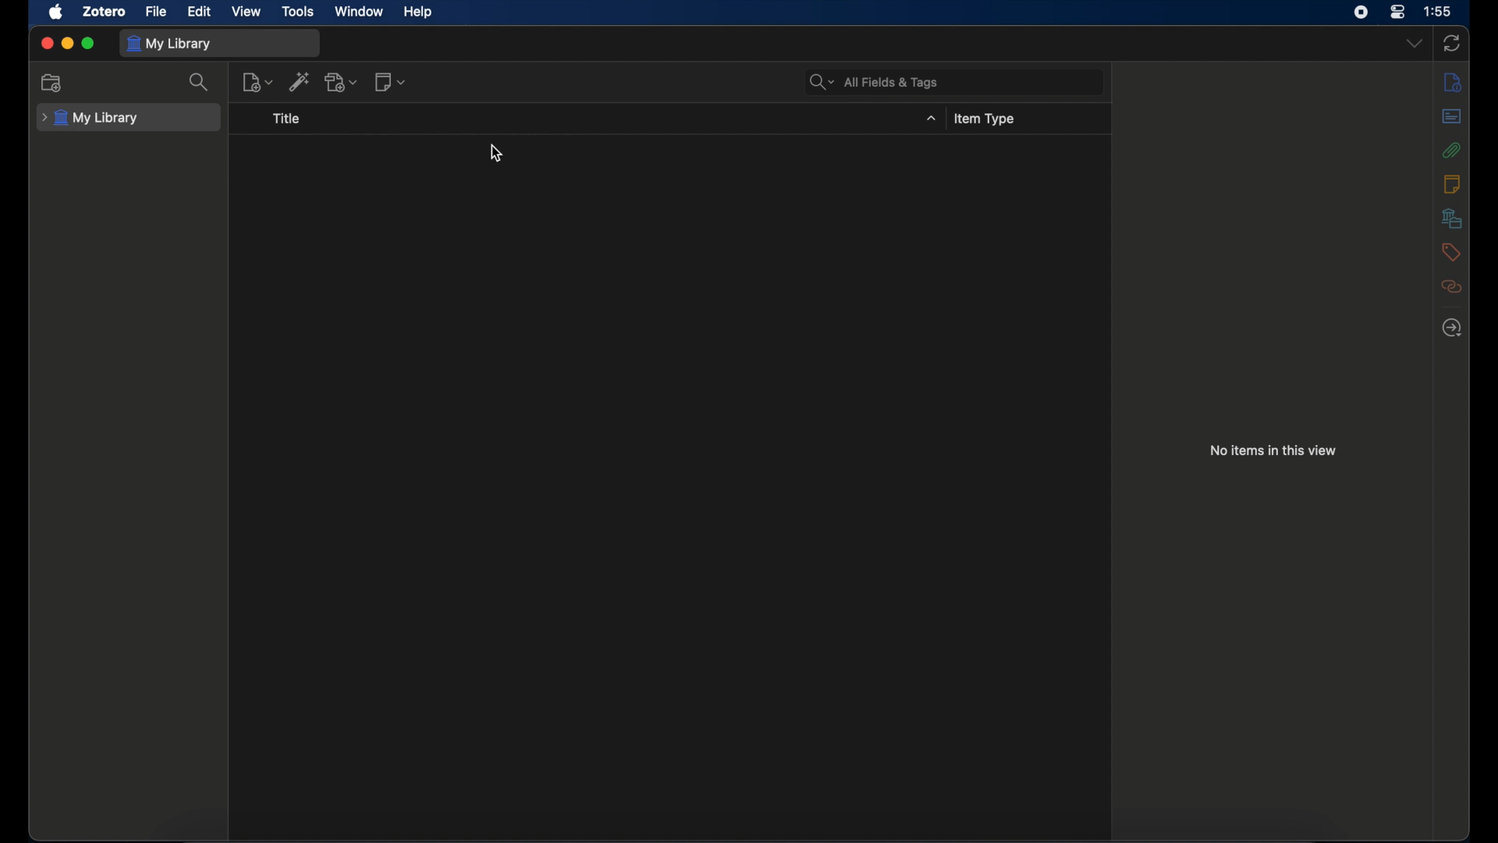  I want to click on tags, so click(1450, 252).